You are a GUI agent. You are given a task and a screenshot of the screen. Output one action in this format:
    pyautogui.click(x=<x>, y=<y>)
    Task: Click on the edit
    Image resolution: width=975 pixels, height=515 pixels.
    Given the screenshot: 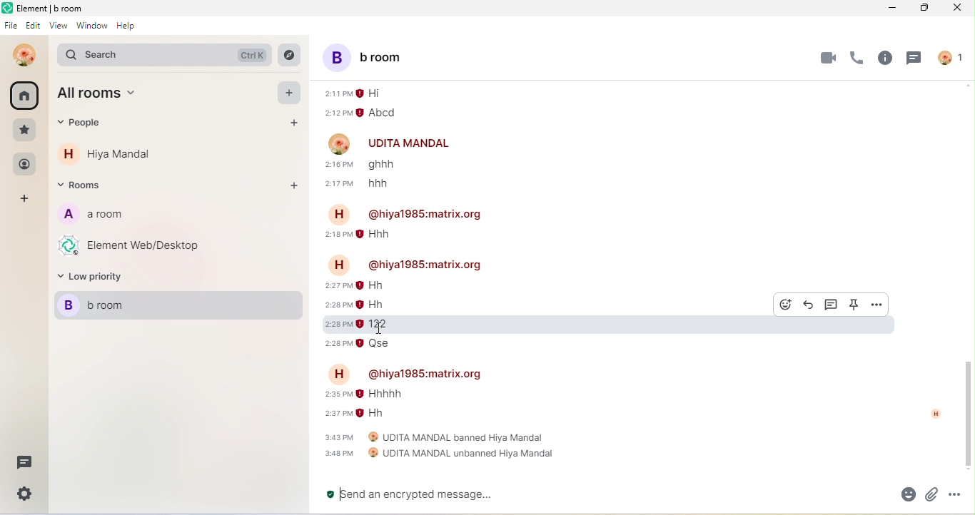 What is the action you would take?
    pyautogui.click(x=34, y=27)
    